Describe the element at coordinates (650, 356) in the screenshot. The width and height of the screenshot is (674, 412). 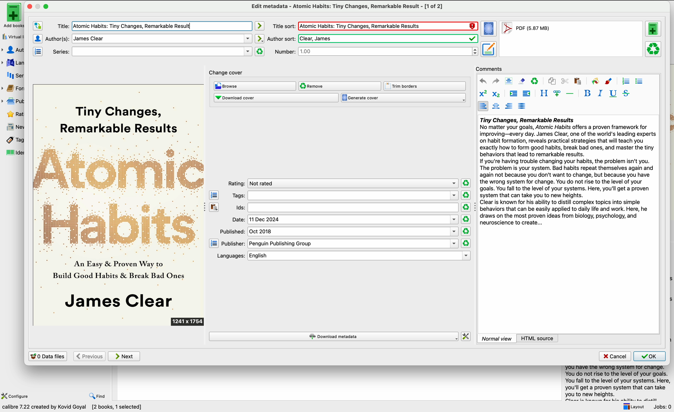
I see `OK button` at that location.